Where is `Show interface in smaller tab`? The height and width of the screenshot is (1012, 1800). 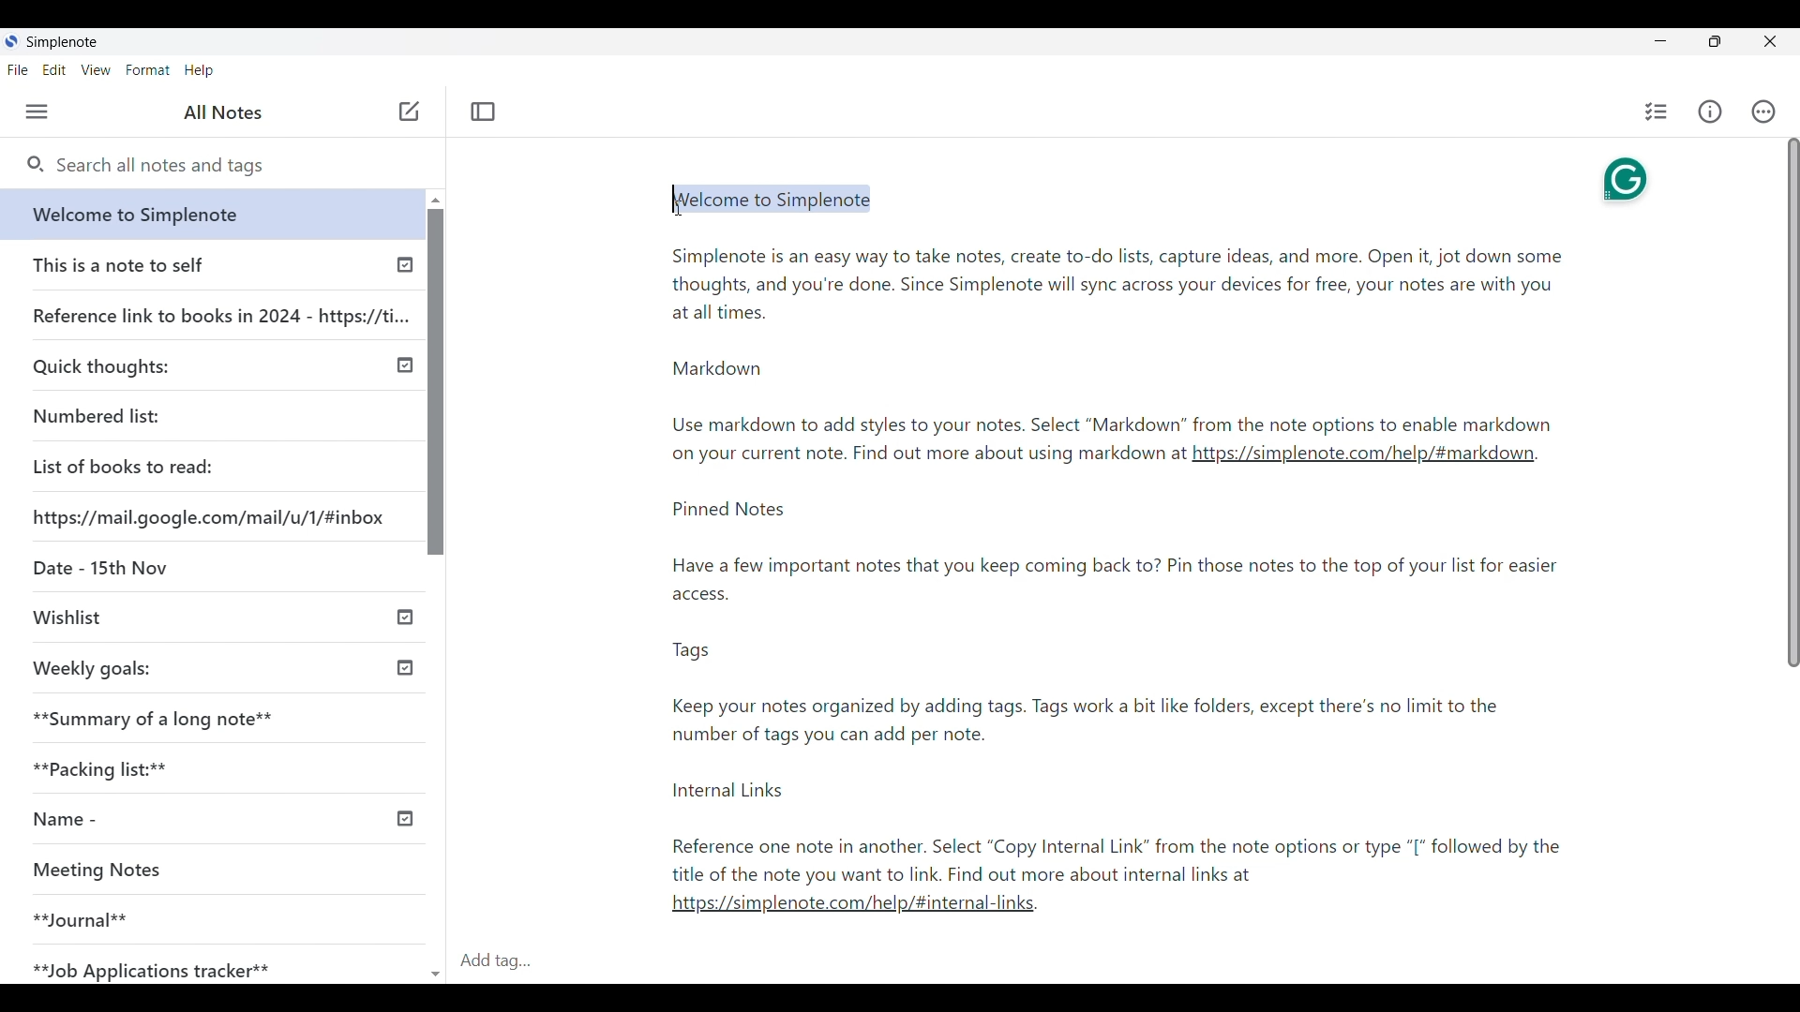 Show interface in smaller tab is located at coordinates (1715, 41).